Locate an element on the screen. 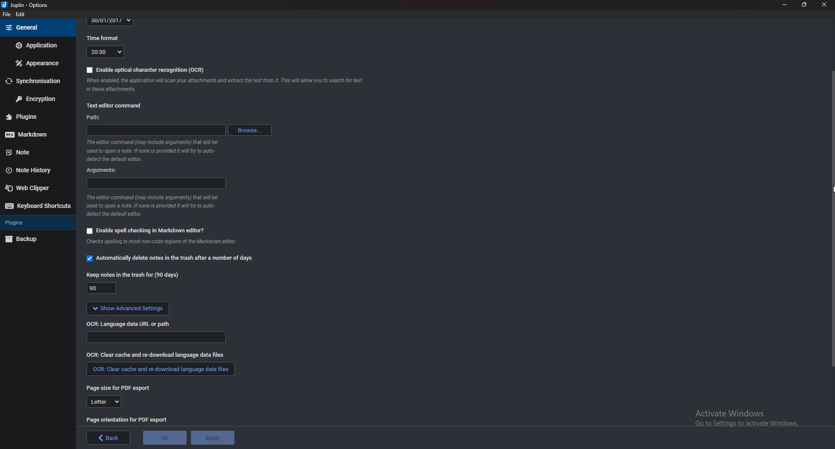  page orientation for P D F export is located at coordinates (128, 419).